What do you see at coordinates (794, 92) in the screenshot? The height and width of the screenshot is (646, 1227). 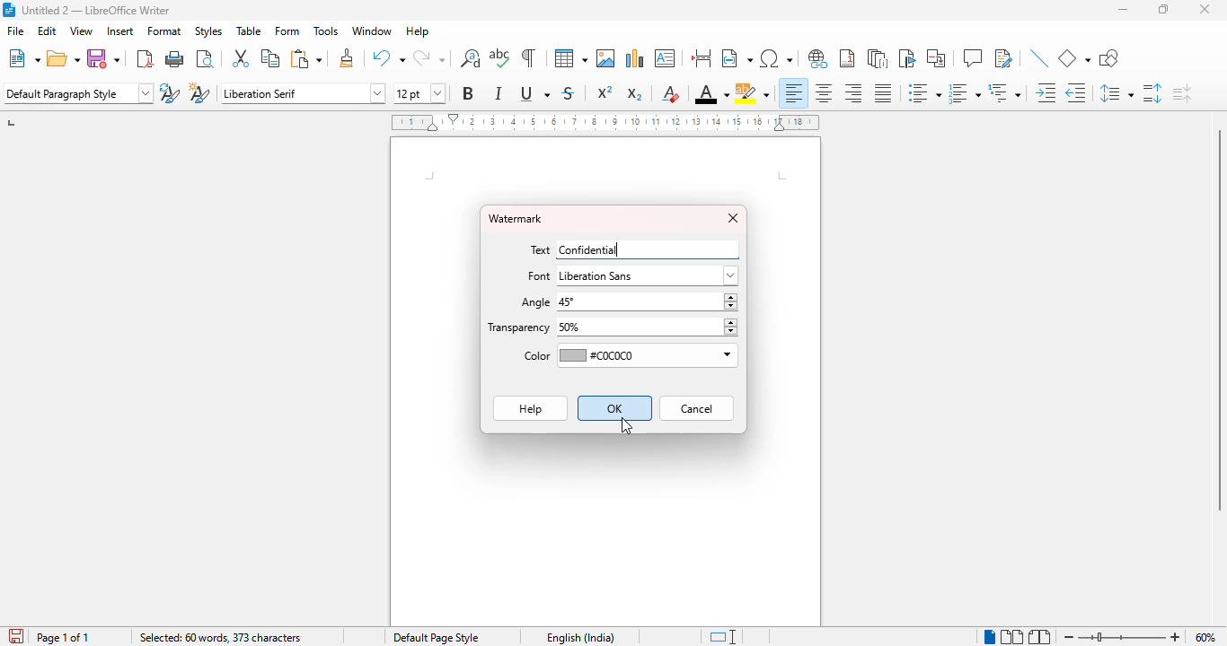 I see `align left` at bounding box center [794, 92].